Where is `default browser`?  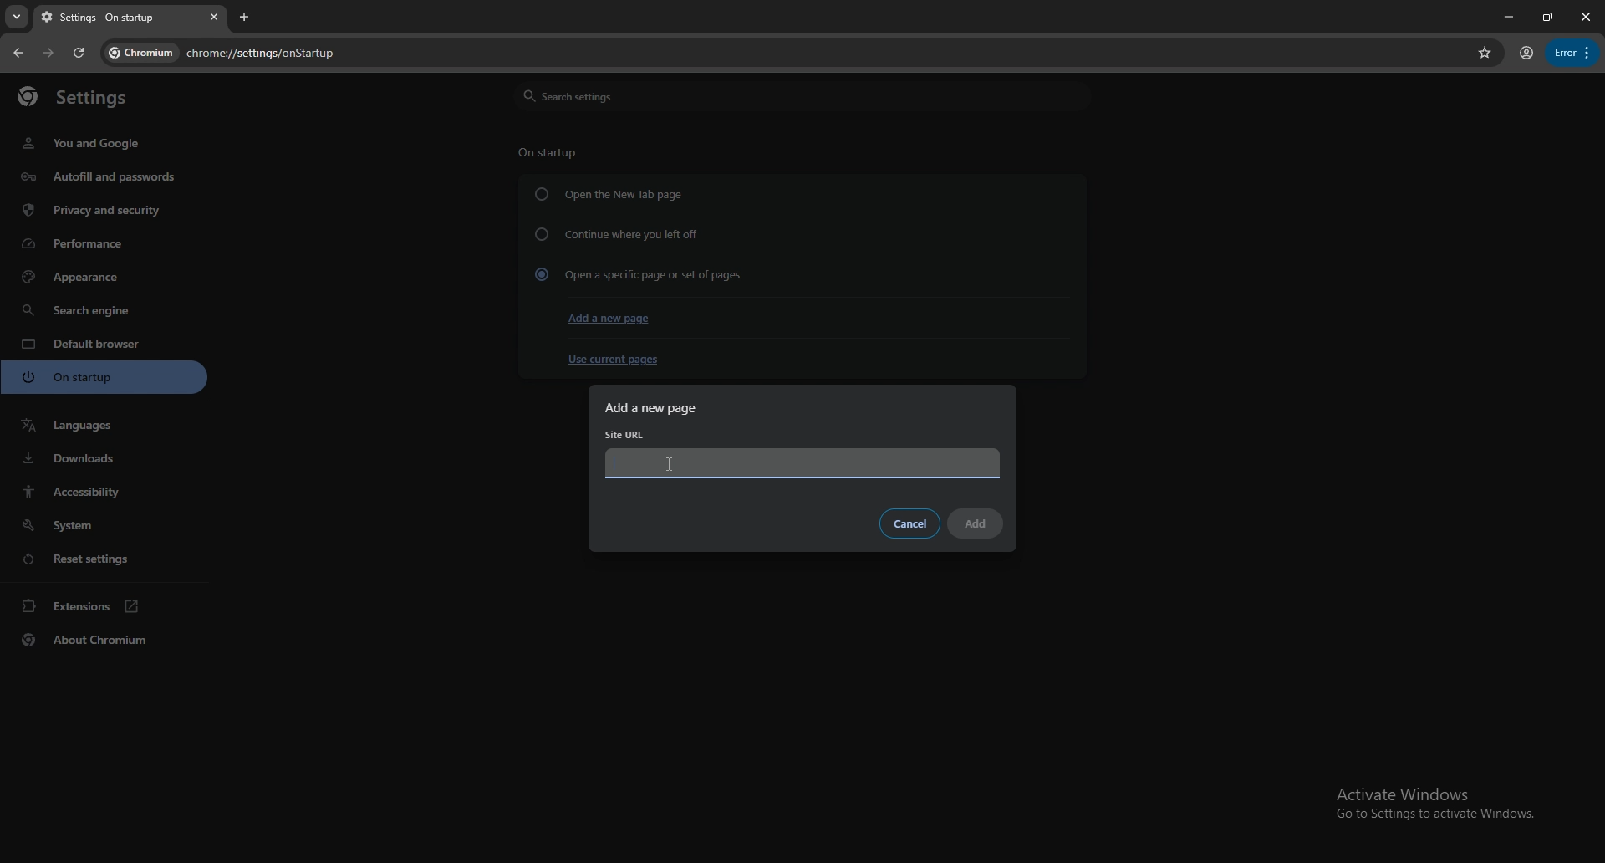 default browser is located at coordinates (104, 344).